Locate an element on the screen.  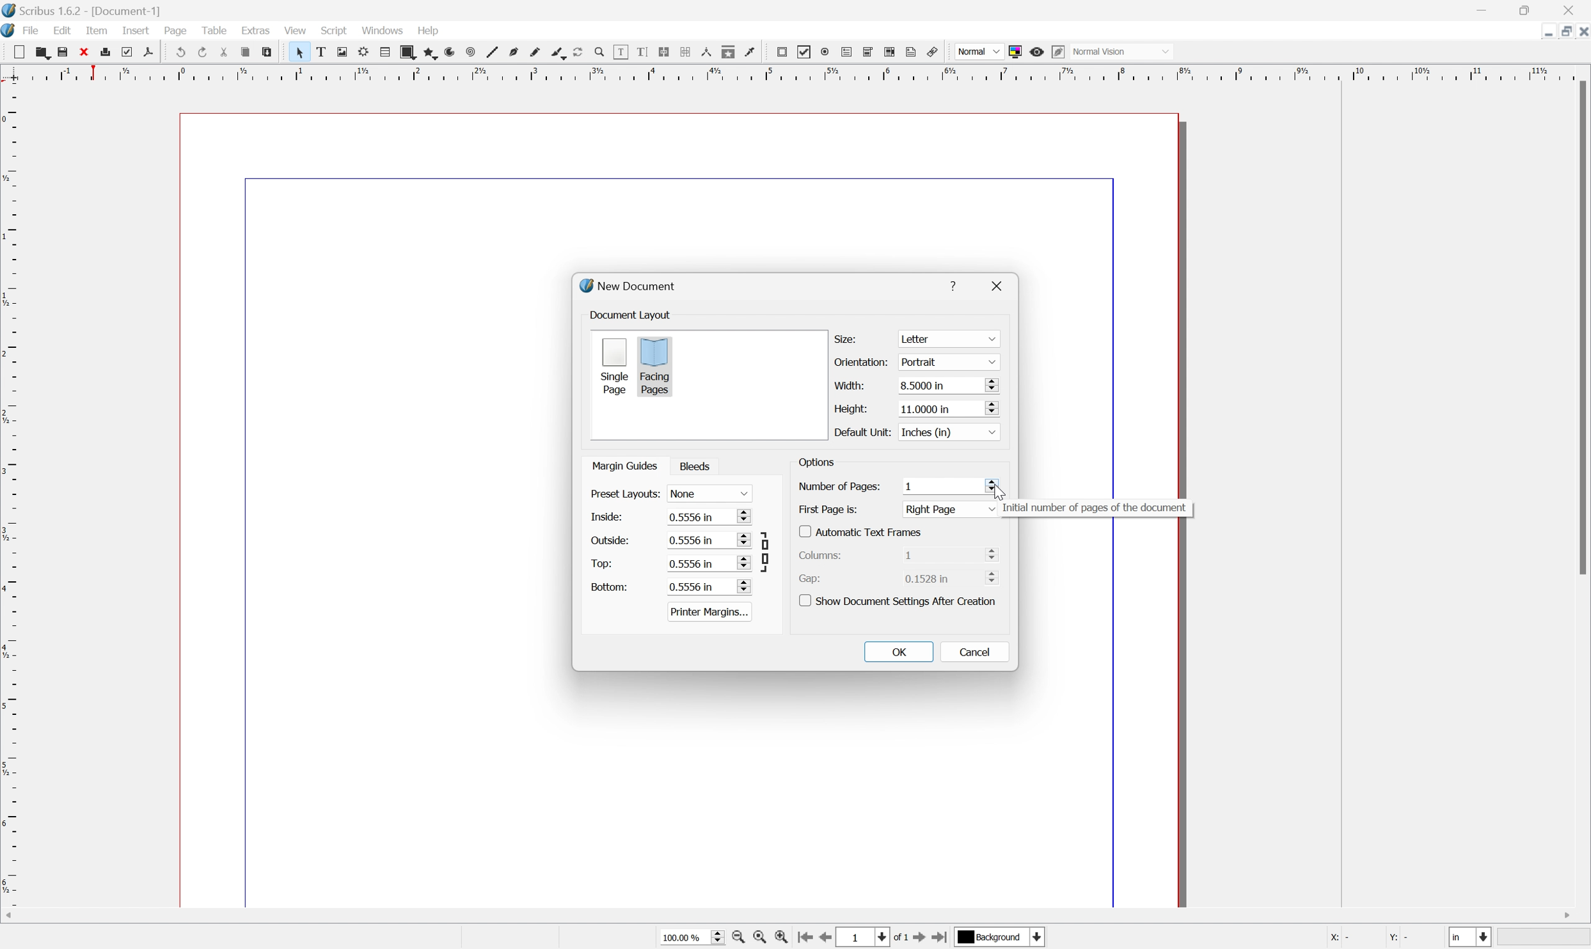
New is located at coordinates (19, 52).